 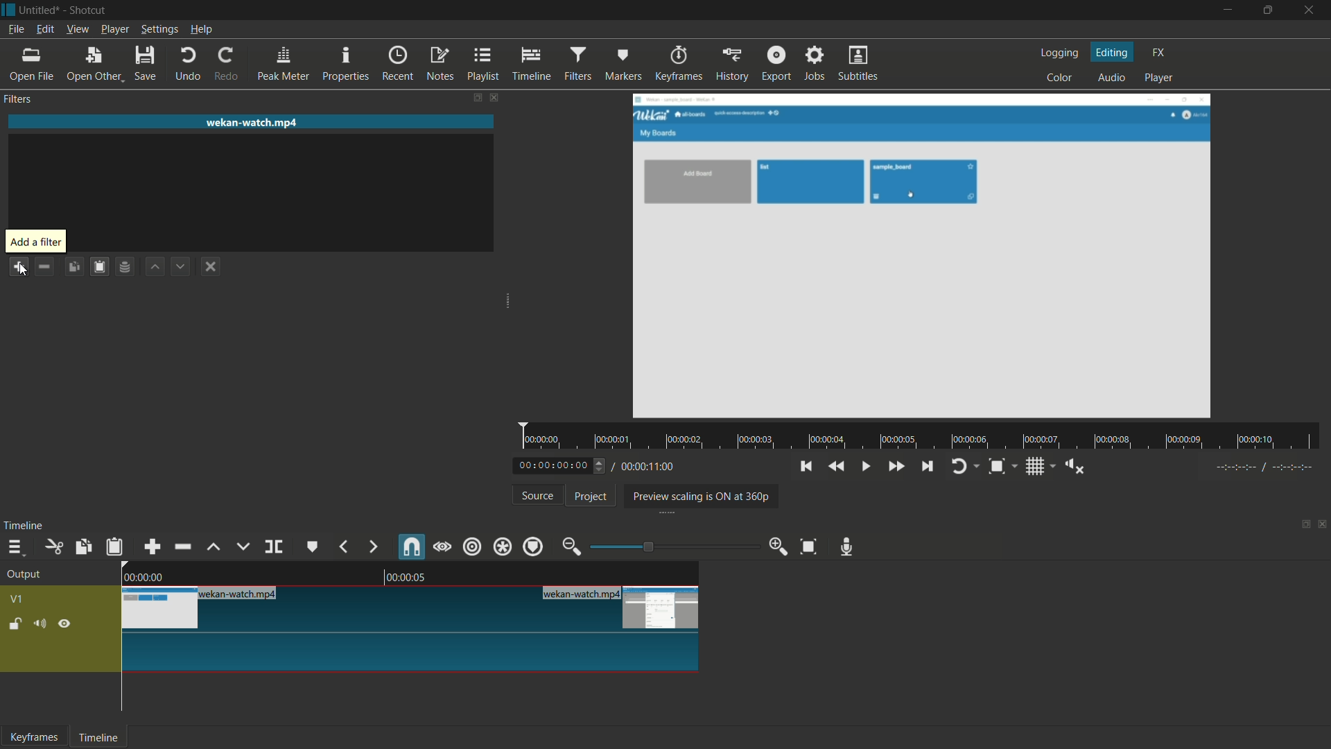 I want to click on timeline, so click(x=24, y=527).